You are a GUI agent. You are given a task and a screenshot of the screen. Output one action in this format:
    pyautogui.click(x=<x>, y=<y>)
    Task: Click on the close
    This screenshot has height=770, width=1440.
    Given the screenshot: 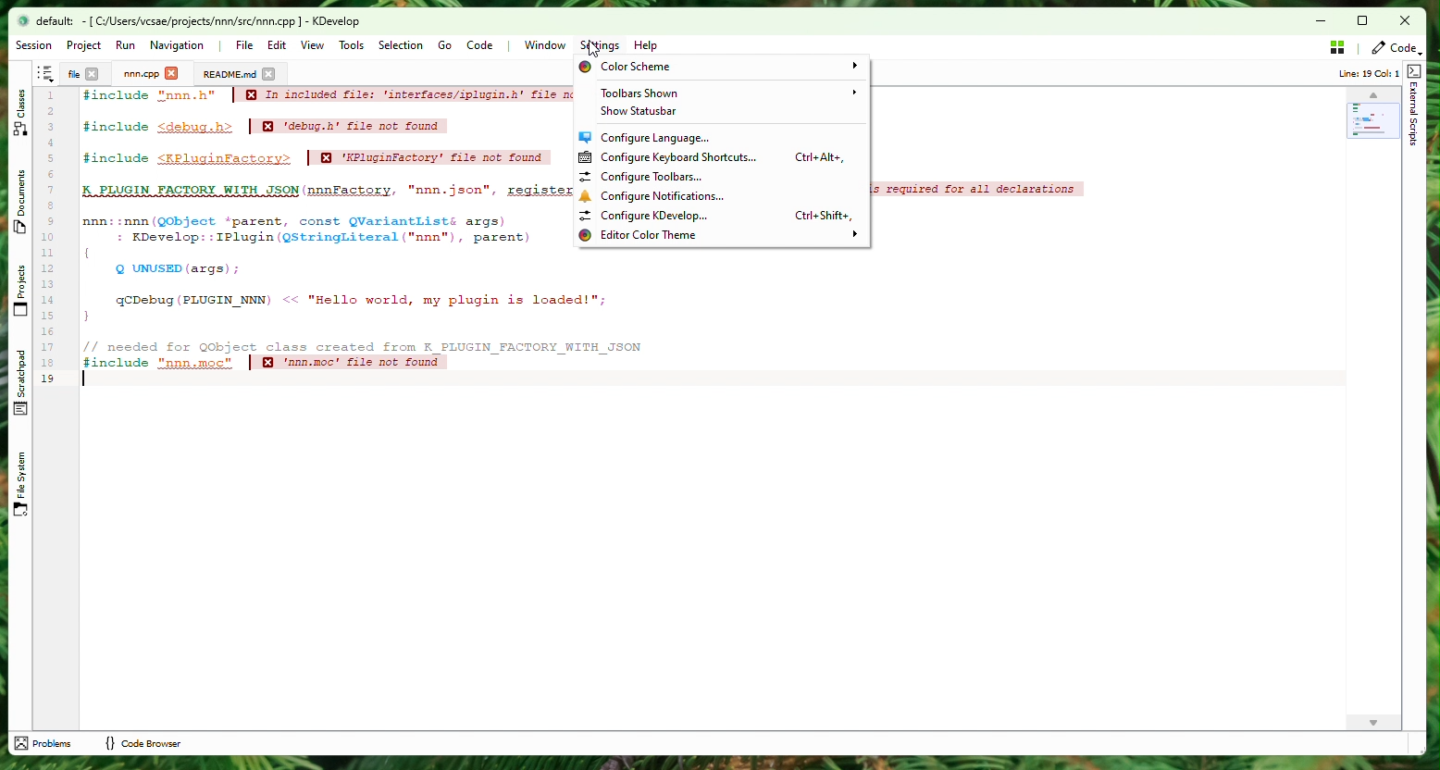 What is the action you would take?
    pyautogui.click(x=93, y=74)
    